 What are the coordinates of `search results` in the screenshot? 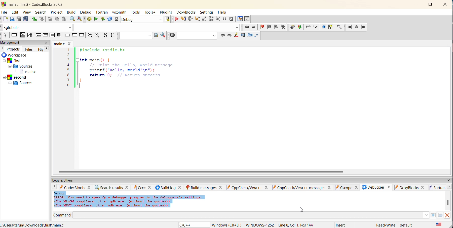 It's located at (112, 188).